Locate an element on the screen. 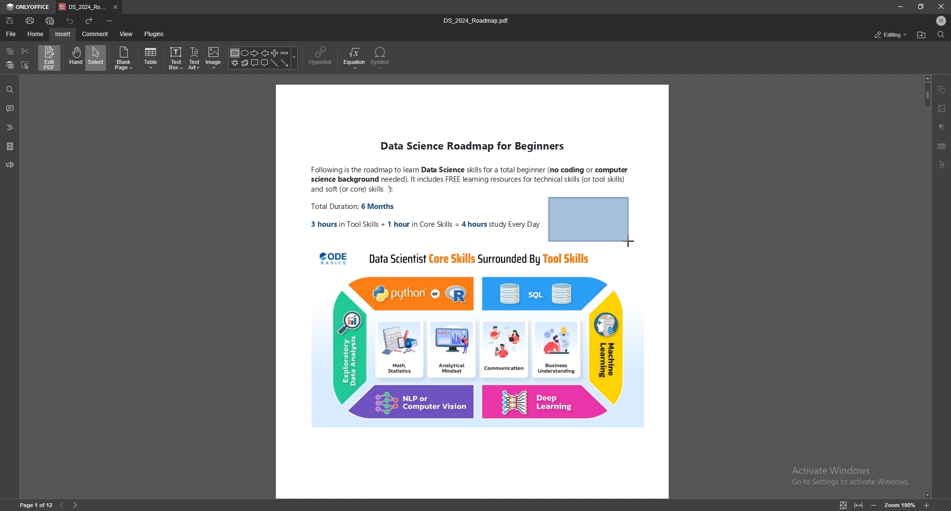 Image resolution: width=951 pixels, height=511 pixels. close tab is located at coordinates (116, 7).